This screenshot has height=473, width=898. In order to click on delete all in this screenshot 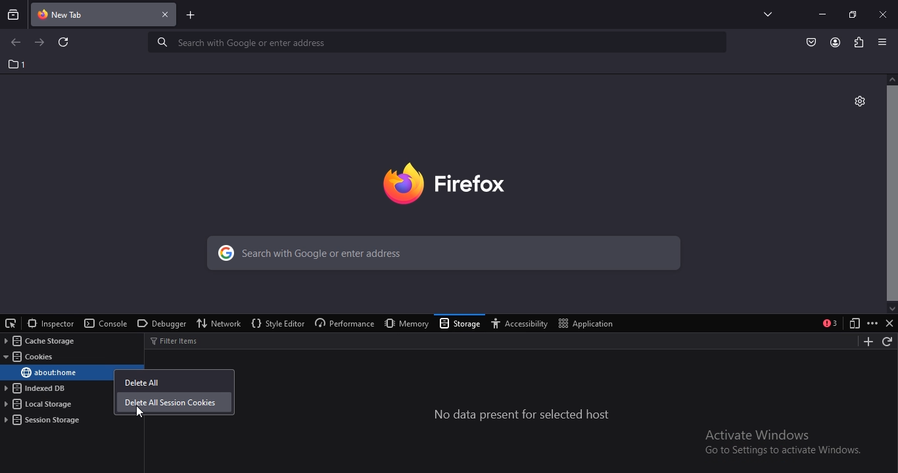, I will do `click(143, 379)`.